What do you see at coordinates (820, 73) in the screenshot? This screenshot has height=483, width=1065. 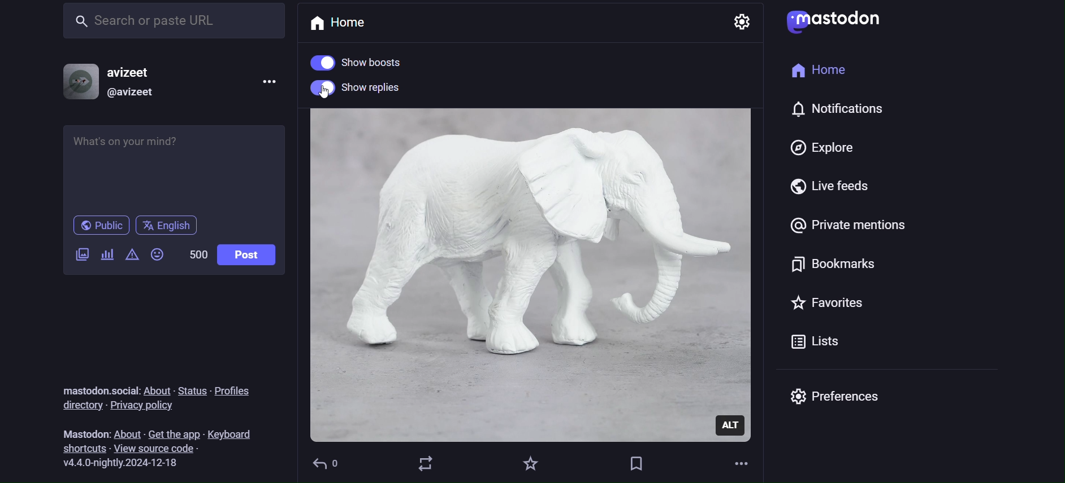 I see `home` at bounding box center [820, 73].